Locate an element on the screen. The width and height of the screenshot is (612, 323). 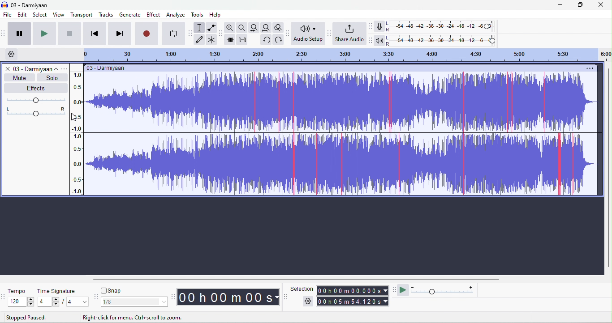
volume is located at coordinates (36, 98).